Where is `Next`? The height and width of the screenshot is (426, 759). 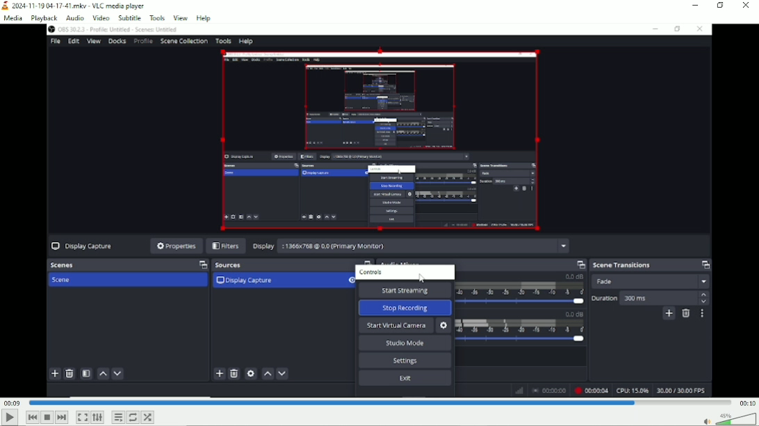
Next is located at coordinates (61, 418).